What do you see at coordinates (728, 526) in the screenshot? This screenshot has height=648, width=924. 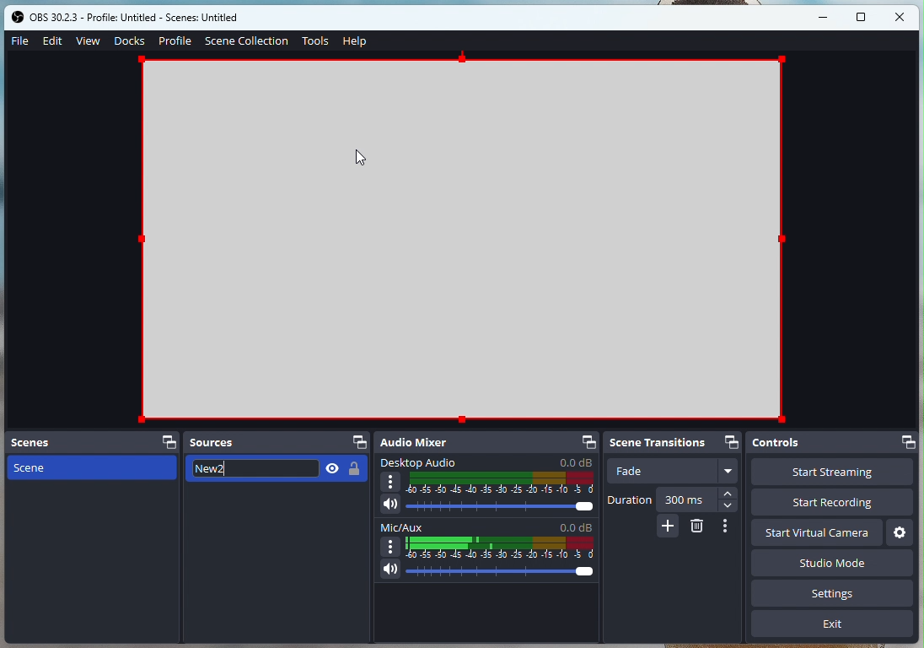 I see `Options` at bounding box center [728, 526].